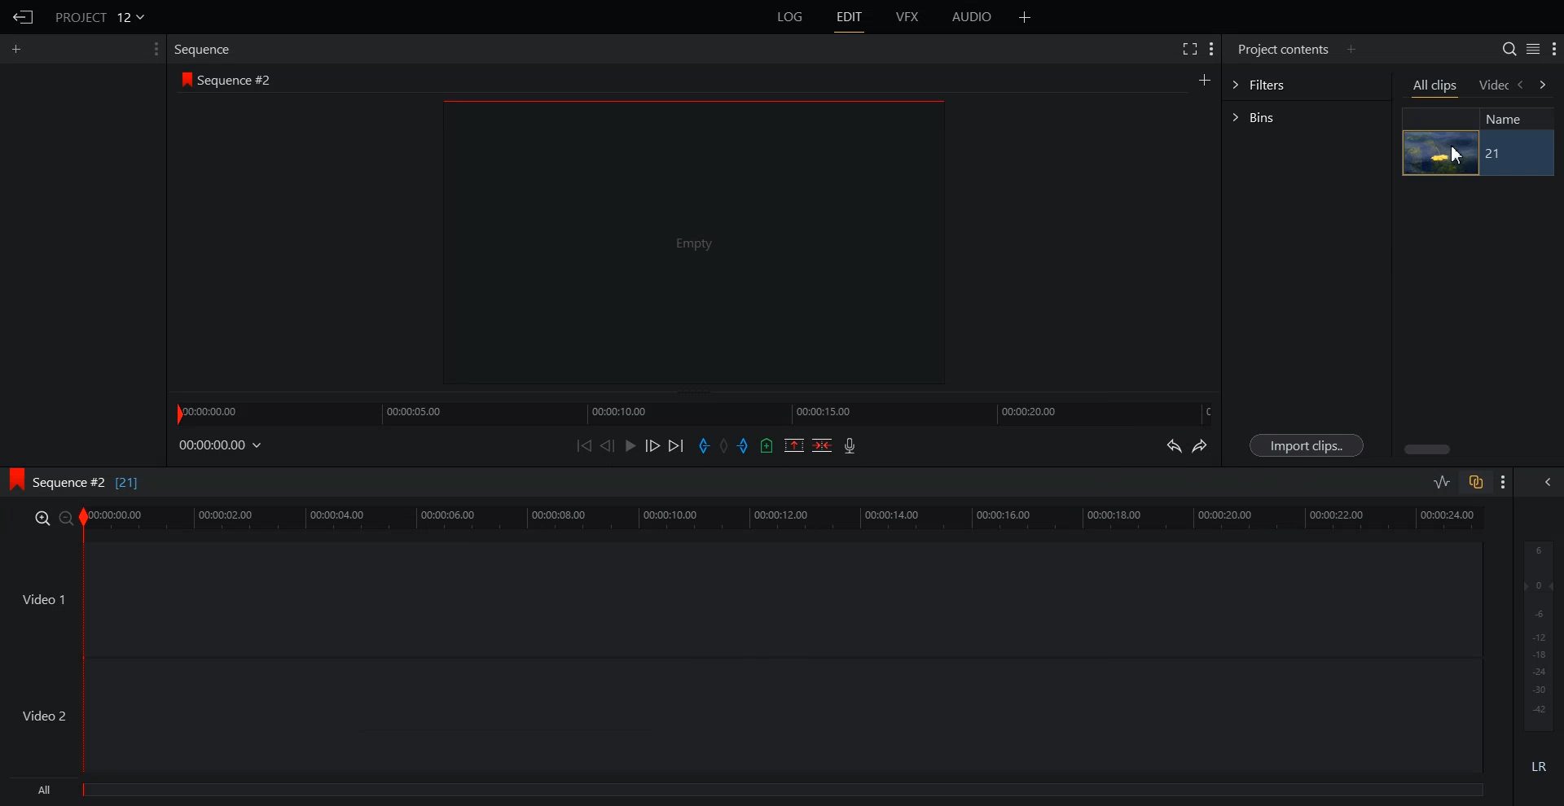  Describe the element at coordinates (1202, 447) in the screenshot. I see `Redo` at that location.